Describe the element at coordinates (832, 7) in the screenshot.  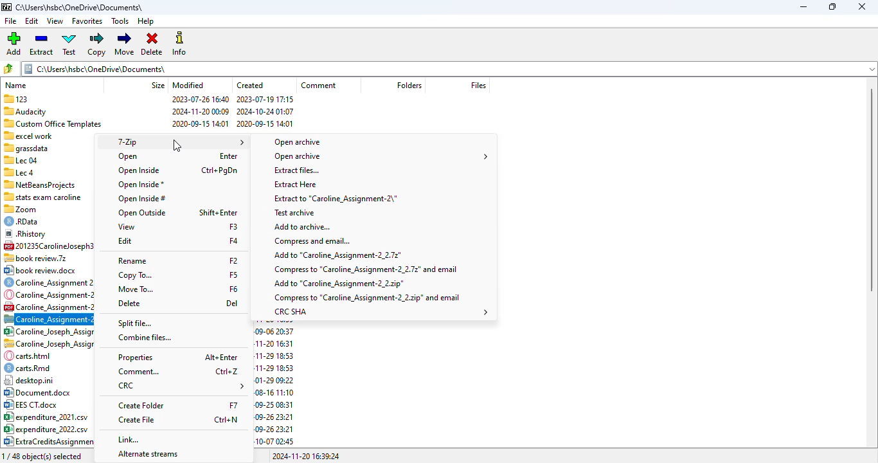
I see `maximize` at that location.